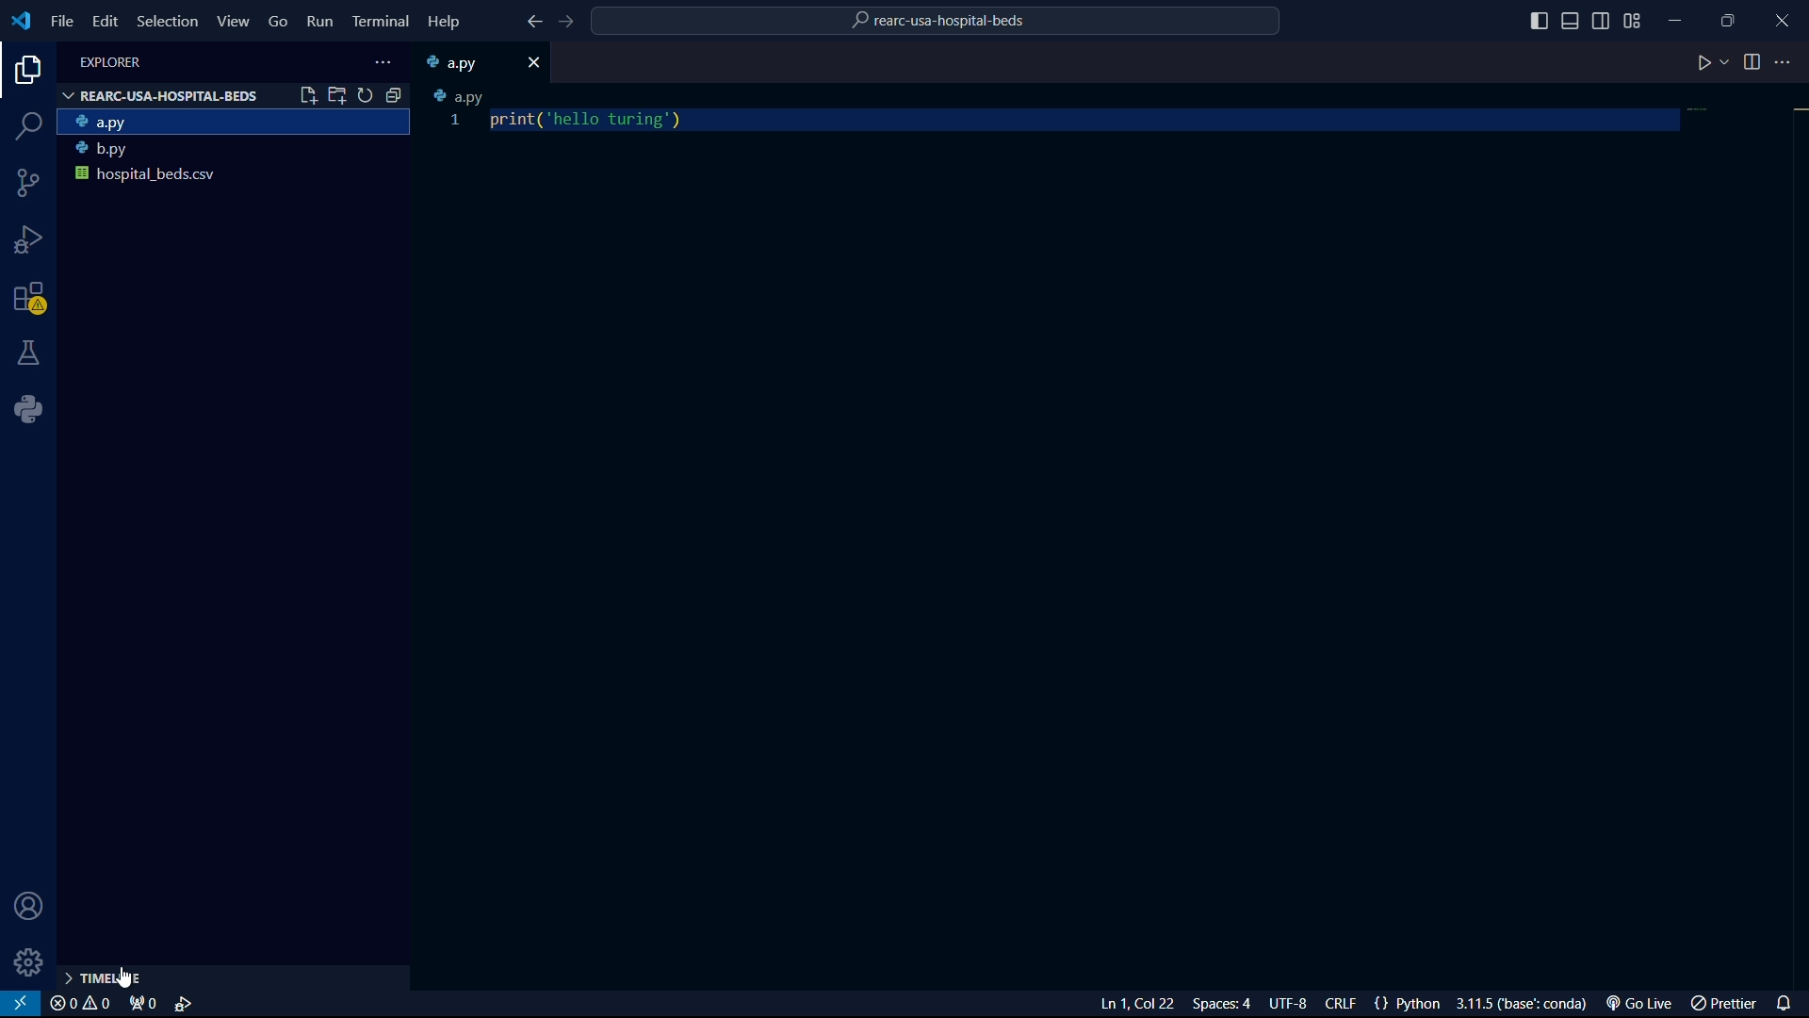 The height and width of the screenshot is (1018, 1809). What do you see at coordinates (1787, 63) in the screenshot?
I see `more actions` at bounding box center [1787, 63].